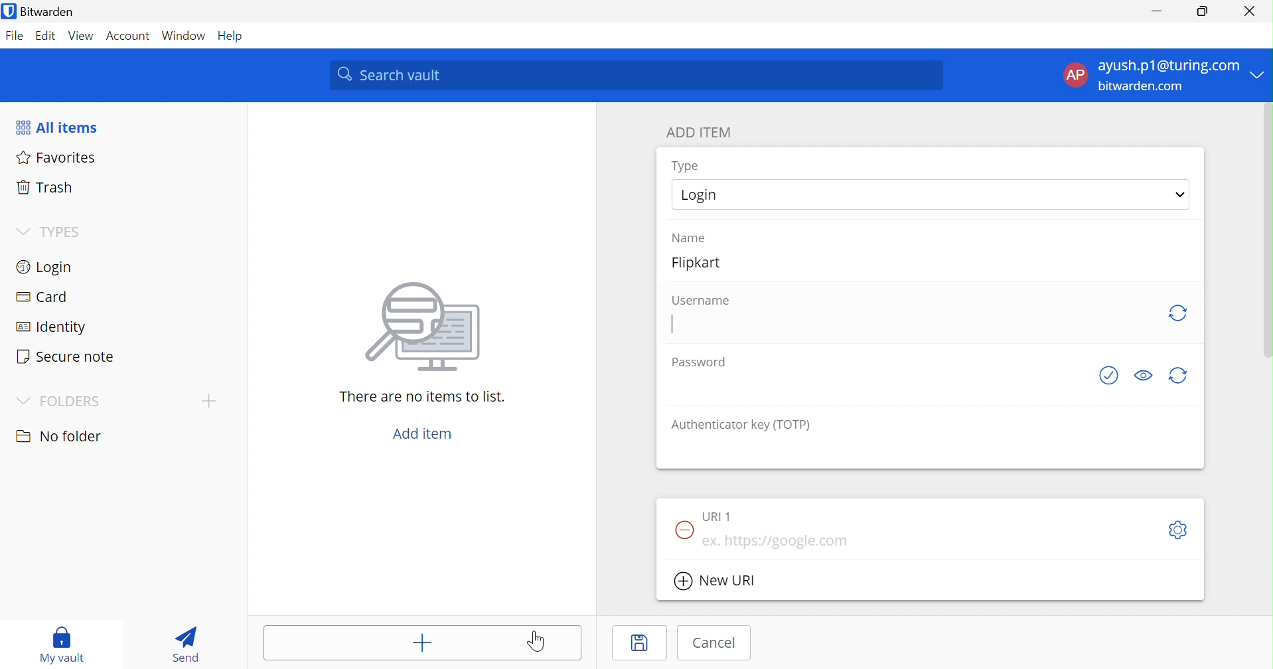 The height and width of the screenshot is (669, 1273). Describe the element at coordinates (686, 166) in the screenshot. I see `Type` at that location.